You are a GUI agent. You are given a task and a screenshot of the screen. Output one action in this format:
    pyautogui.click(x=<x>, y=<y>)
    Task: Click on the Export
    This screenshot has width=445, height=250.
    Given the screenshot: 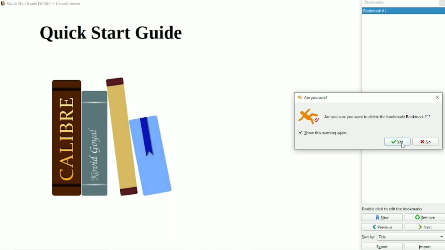 What is the action you would take?
    pyautogui.click(x=382, y=246)
    